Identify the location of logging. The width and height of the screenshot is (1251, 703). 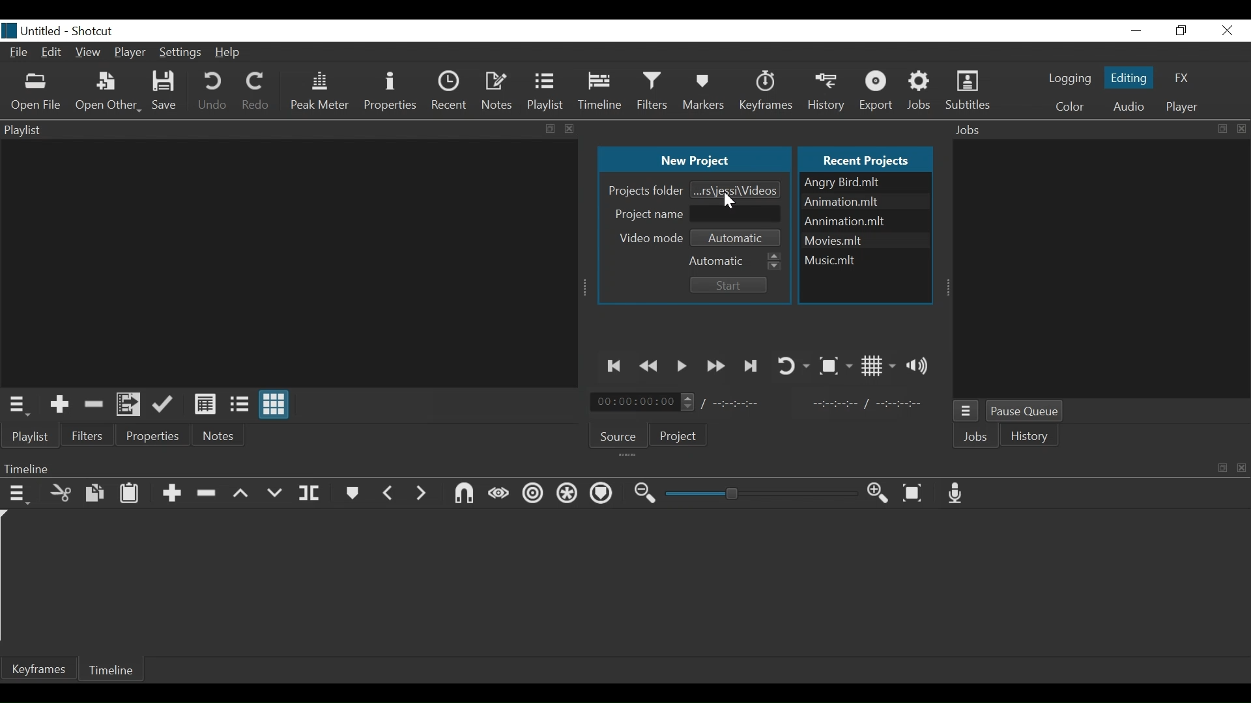
(1069, 80).